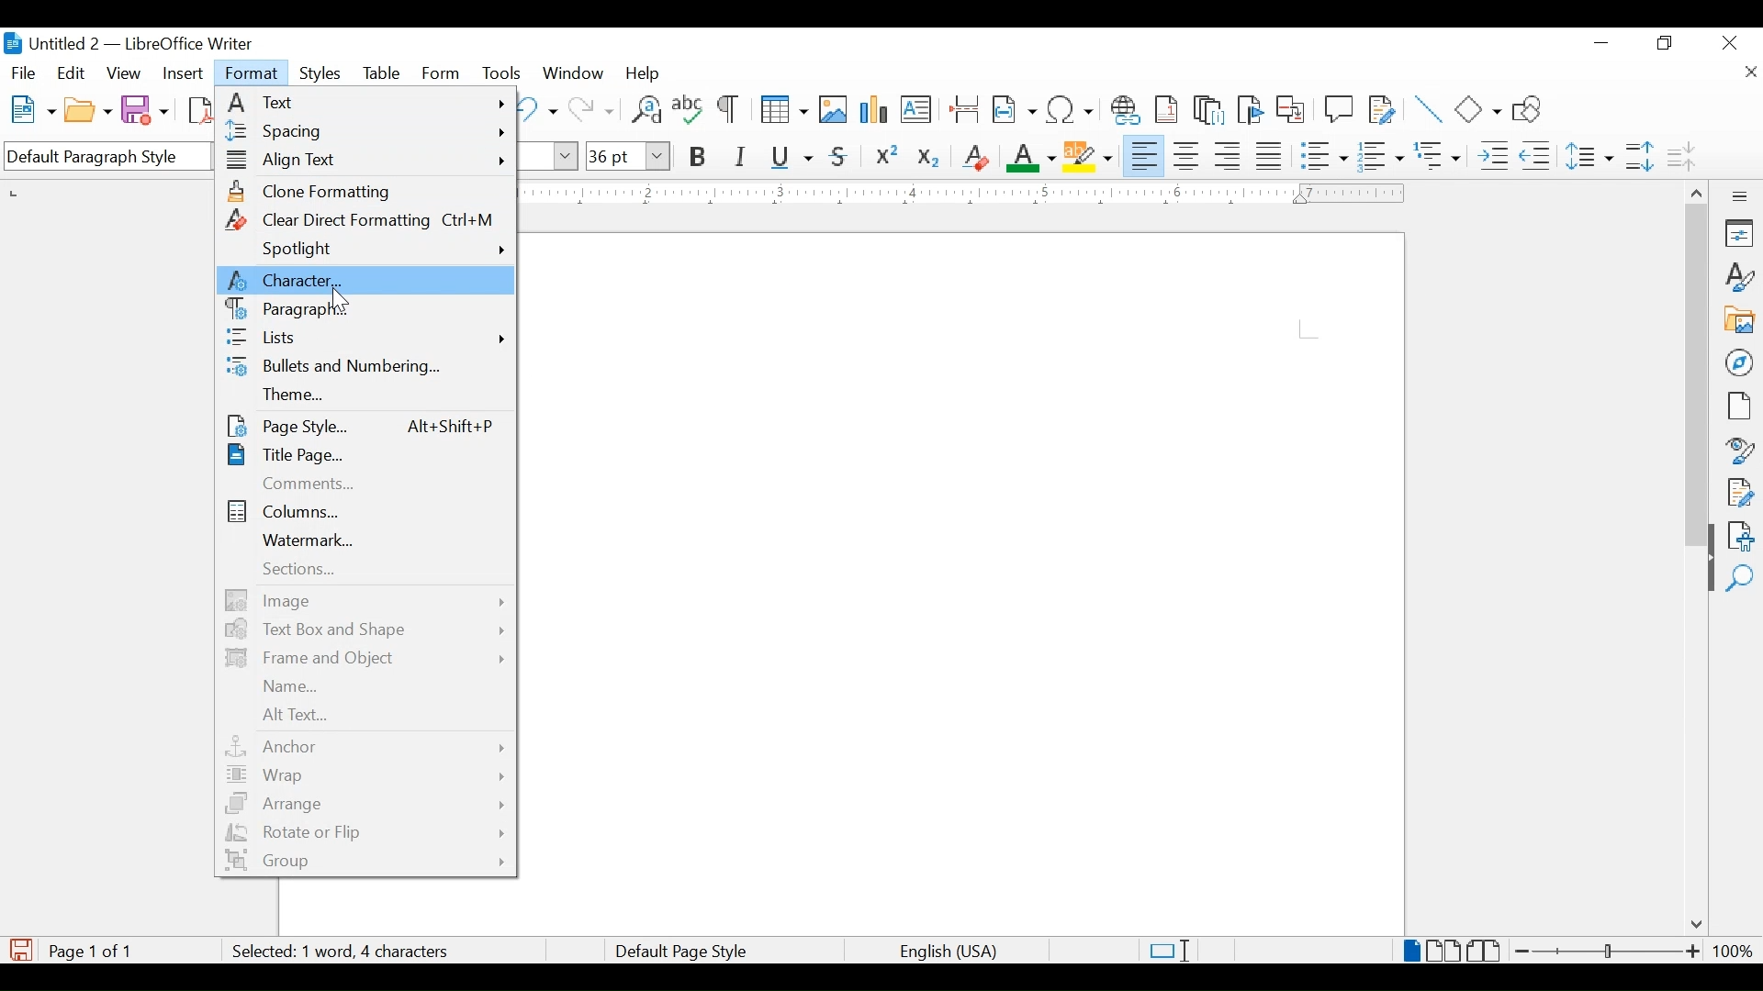  What do you see at coordinates (1439, 156) in the screenshot?
I see `select outline format` at bounding box center [1439, 156].